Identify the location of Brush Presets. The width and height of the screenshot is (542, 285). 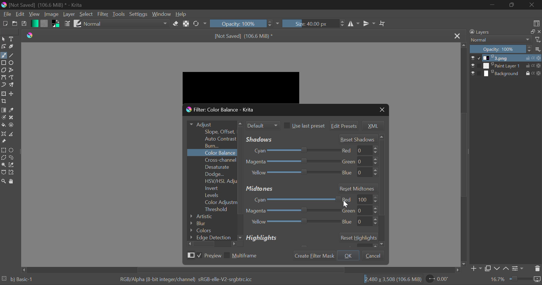
(78, 23).